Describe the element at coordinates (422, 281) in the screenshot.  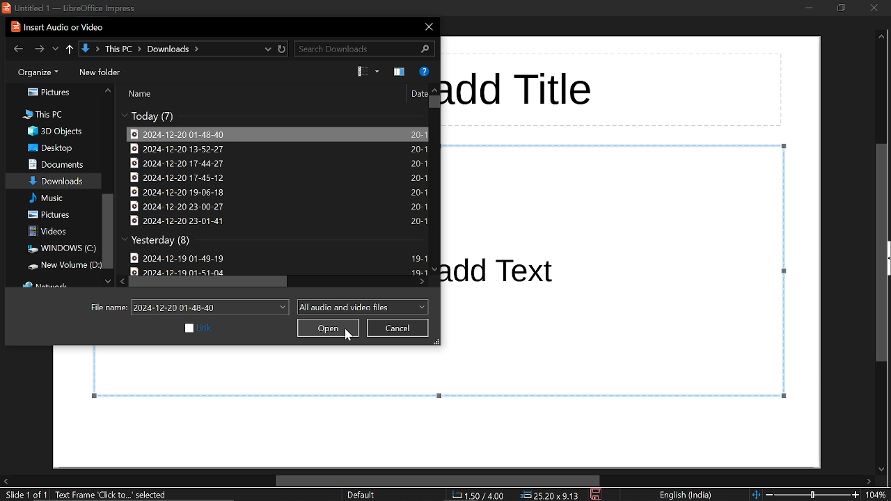
I see `move right` at that location.